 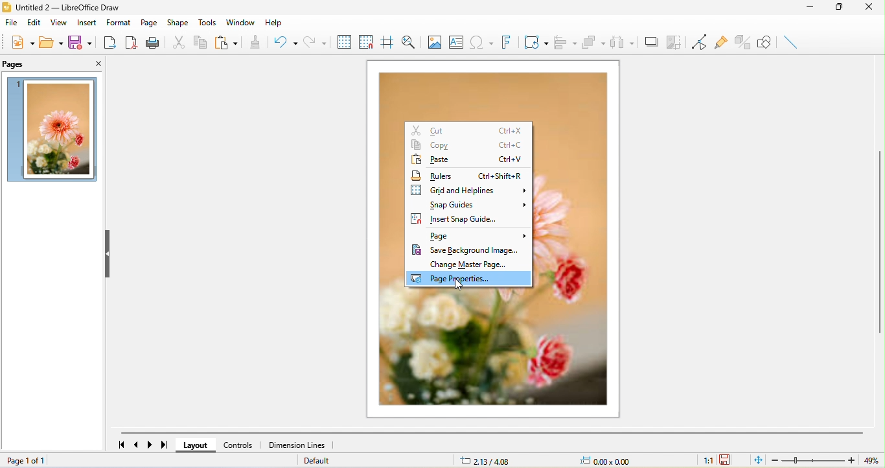 What do you see at coordinates (791, 41) in the screenshot?
I see `insert line` at bounding box center [791, 41].